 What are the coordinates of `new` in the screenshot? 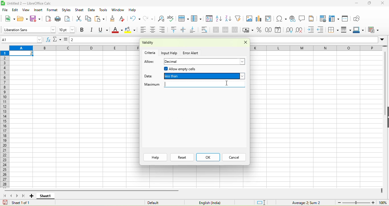 It's located at (9, 18).